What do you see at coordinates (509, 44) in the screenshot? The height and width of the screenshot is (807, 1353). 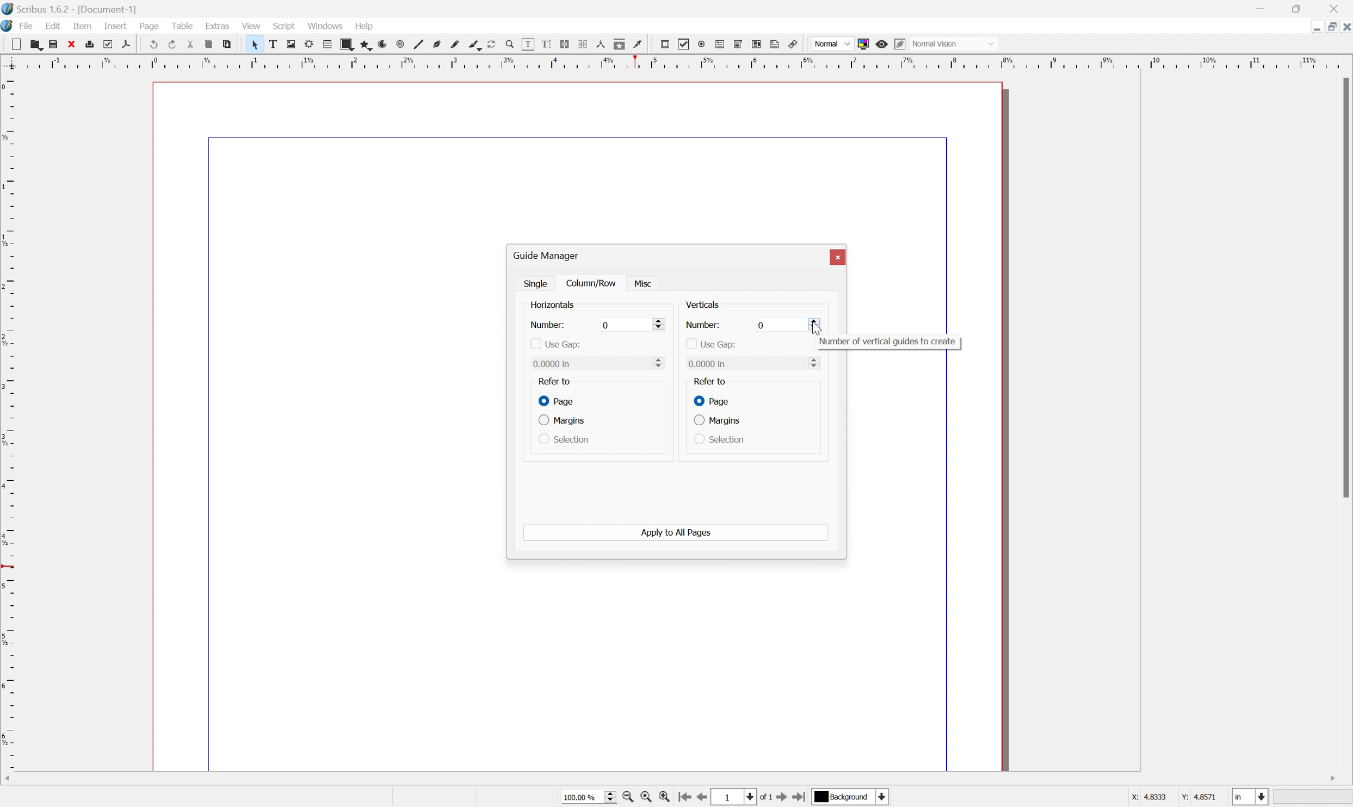 I see `zoom in or zoom out` at bounding box center [509, 44].